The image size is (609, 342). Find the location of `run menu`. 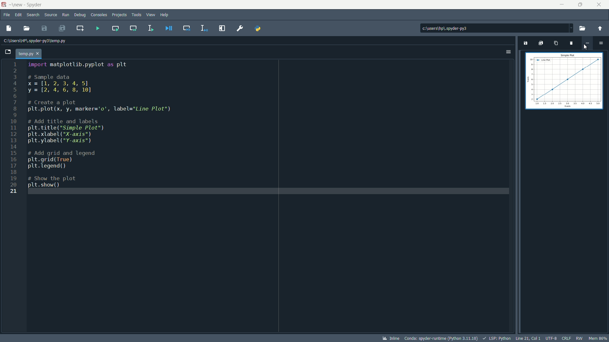

run menu is located at coordinates (66, 14).